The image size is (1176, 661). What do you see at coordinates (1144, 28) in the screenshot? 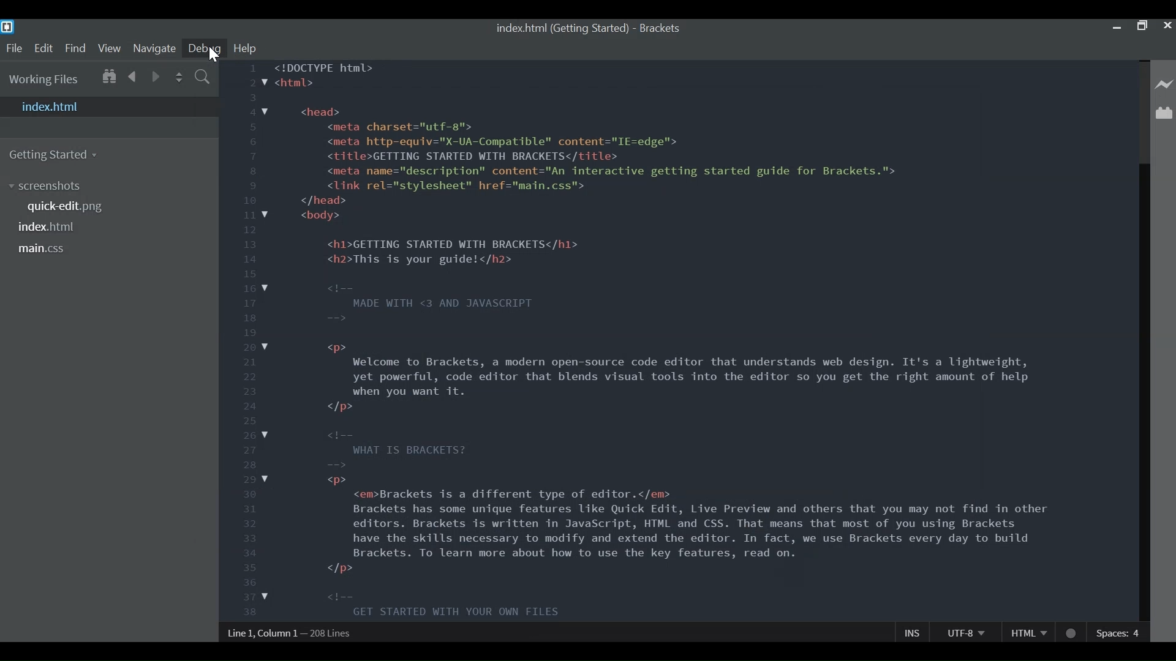
I see `Restore` at bounding box center [1144, 28].